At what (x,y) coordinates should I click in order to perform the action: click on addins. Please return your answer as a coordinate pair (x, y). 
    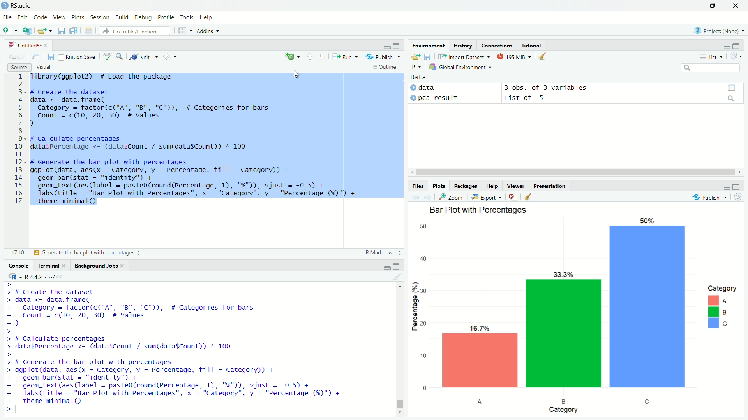
    Looking at the image, I should click on (207, 31).